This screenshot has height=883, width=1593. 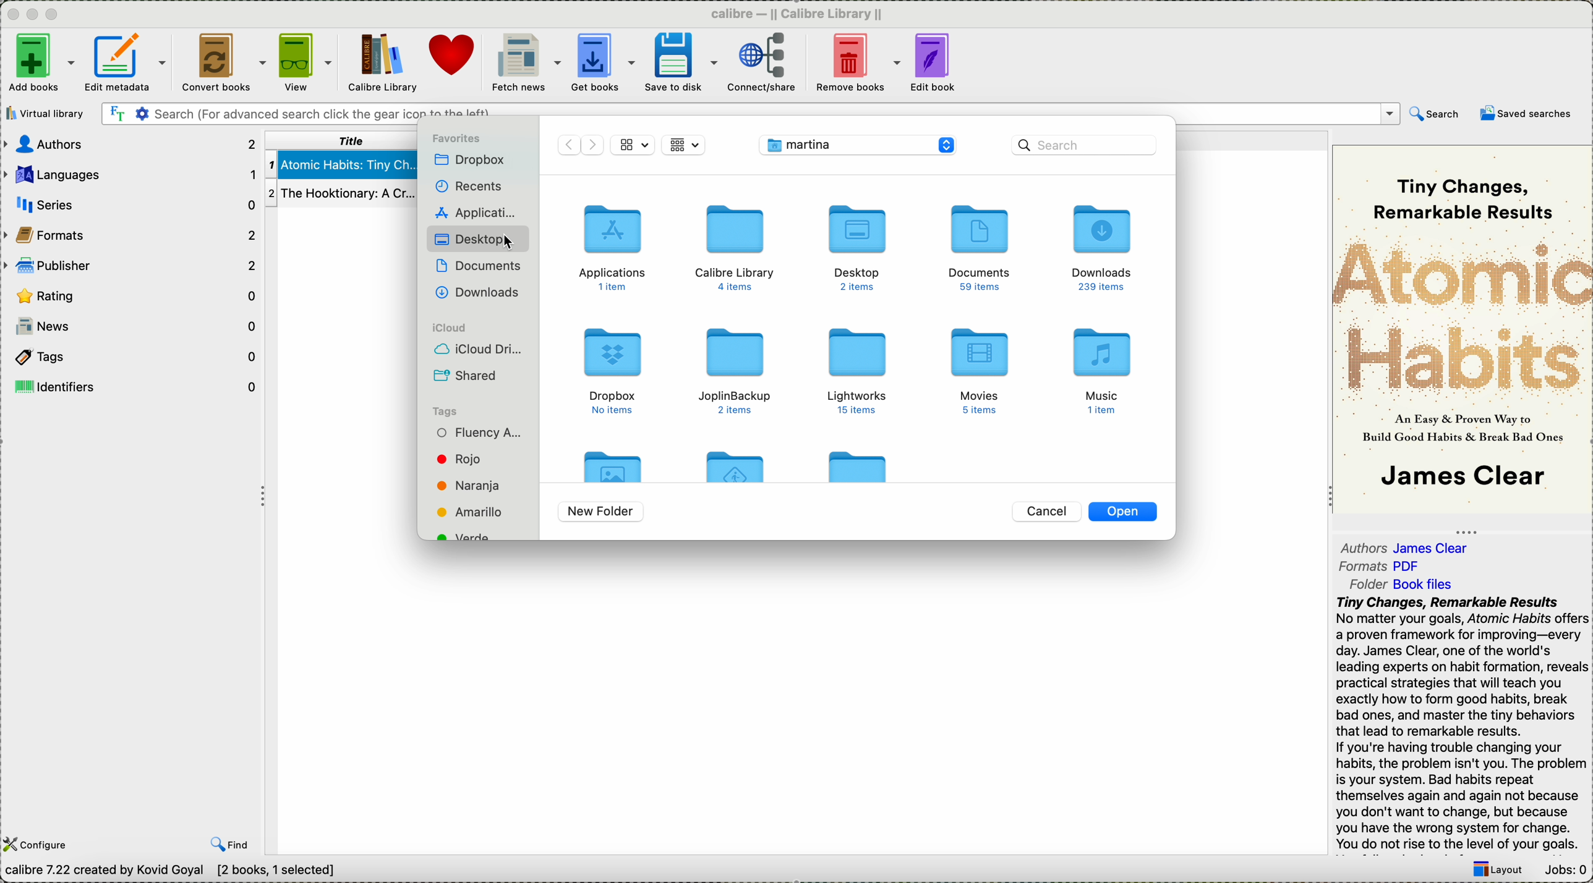 I want to click on languages, so click(x=130, y=174).